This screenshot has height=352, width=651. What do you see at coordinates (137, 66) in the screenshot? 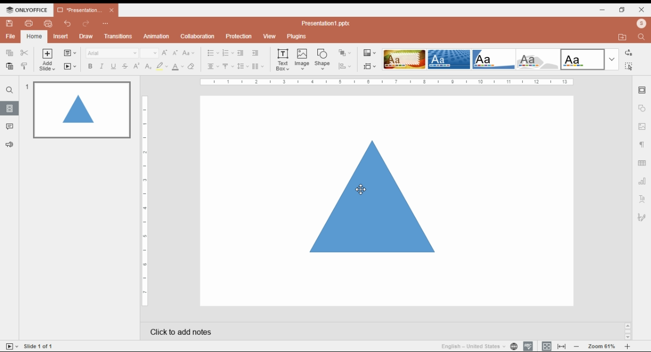
I see `superscript` at bounding box center [137, 66].